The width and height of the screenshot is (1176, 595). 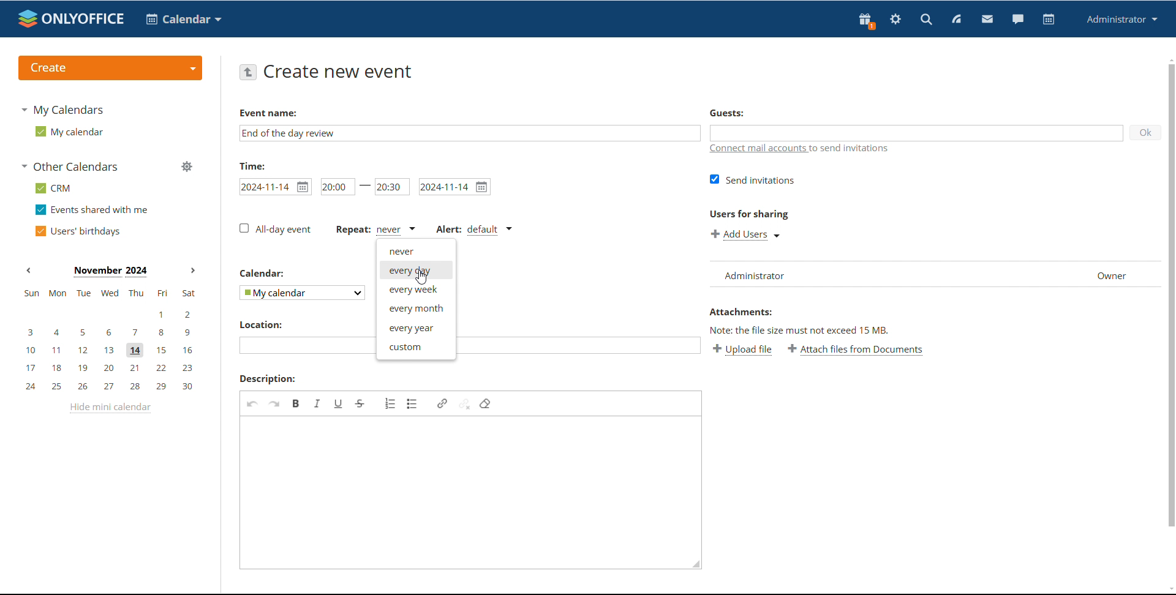 I want to click on Month on display, so click(x=110, y=272).